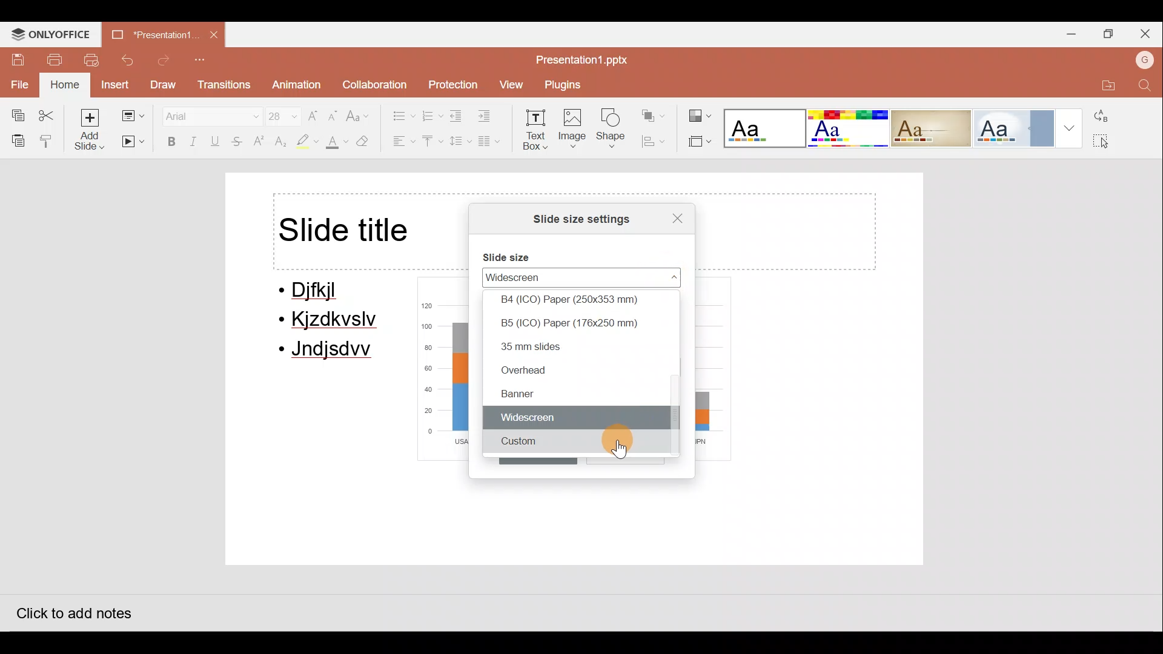  I want to click on Slide size, so click(513, 254).